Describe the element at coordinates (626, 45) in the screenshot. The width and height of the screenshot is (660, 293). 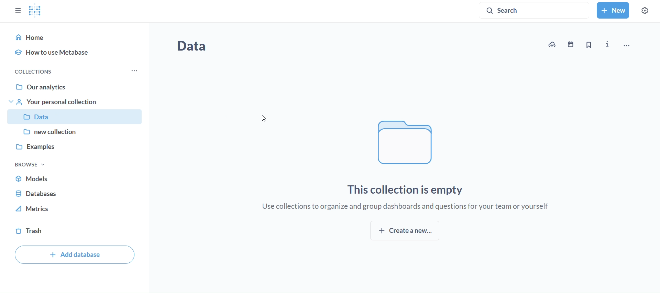
I see `move, trash, and more..` at that location.